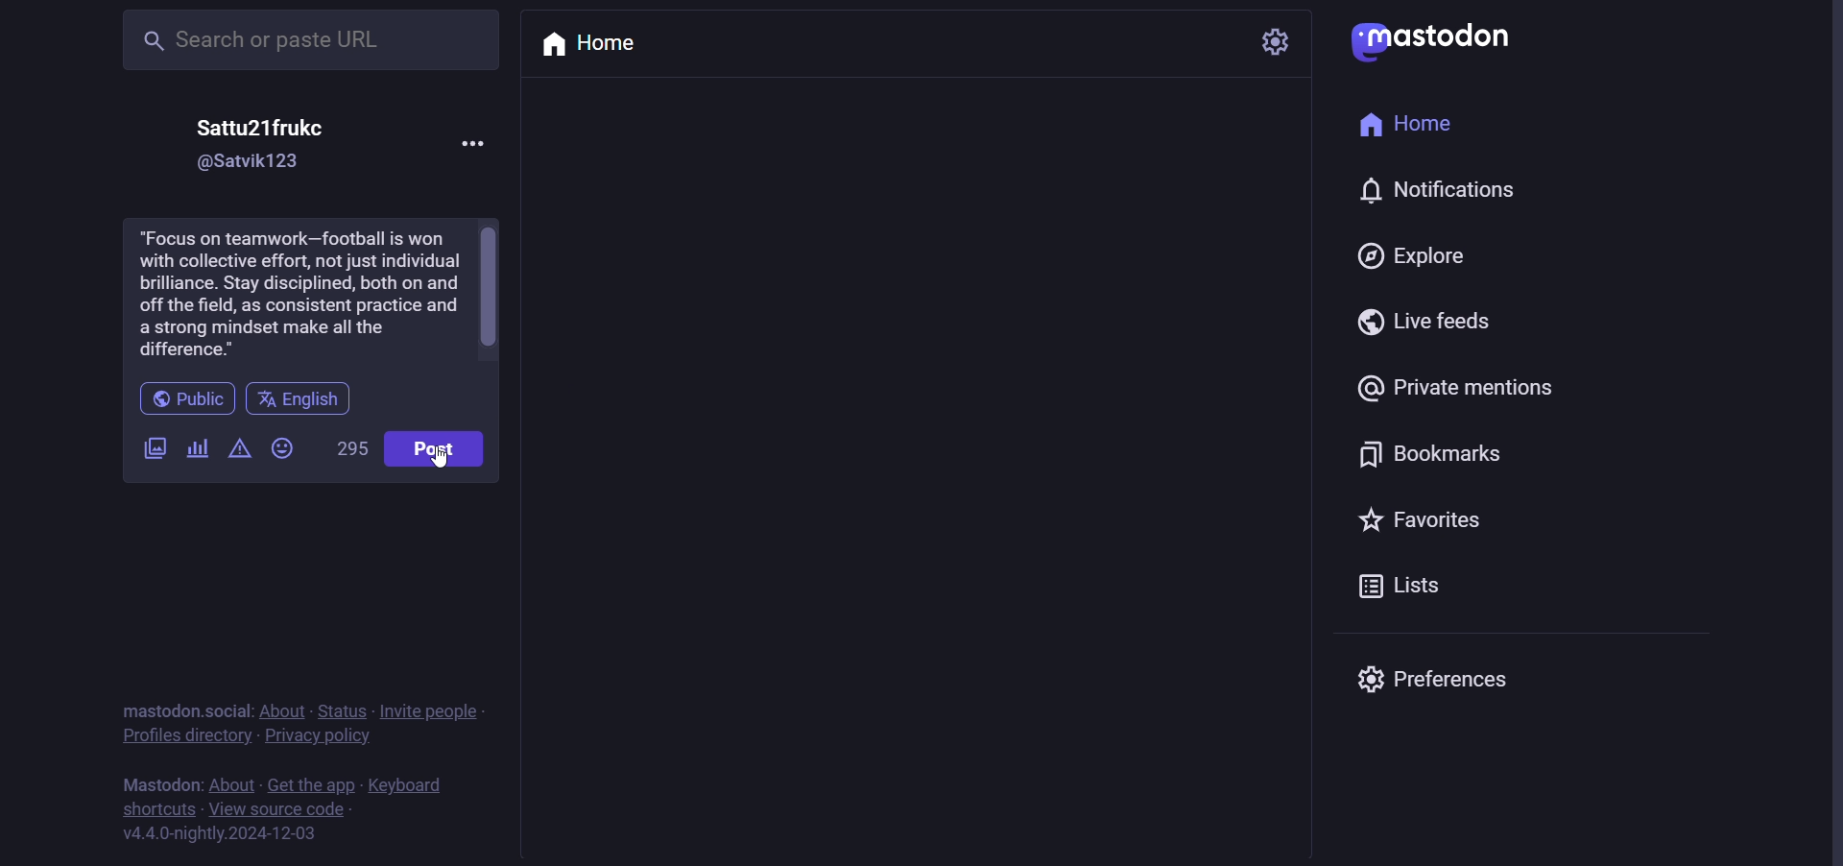 The image size is (1843, 866). What do you see at coordinates (442, 466) in the screenshot?
I see `cursor` at bounding box center [442, 466].